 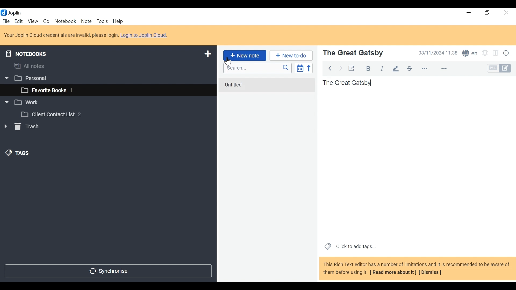 I want to click on The great gatsby, so click(x=416, y=149).